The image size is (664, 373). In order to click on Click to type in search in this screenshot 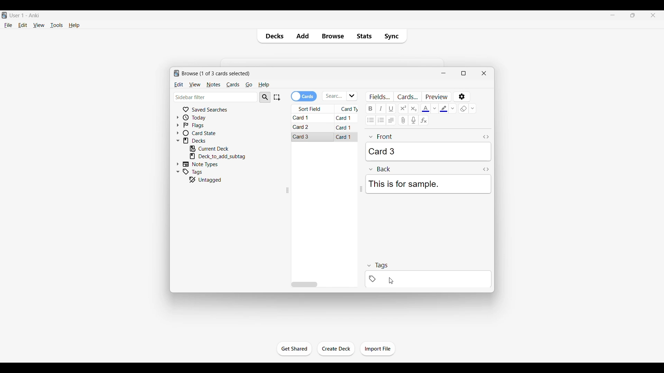, I will do `click(216, 97)`.